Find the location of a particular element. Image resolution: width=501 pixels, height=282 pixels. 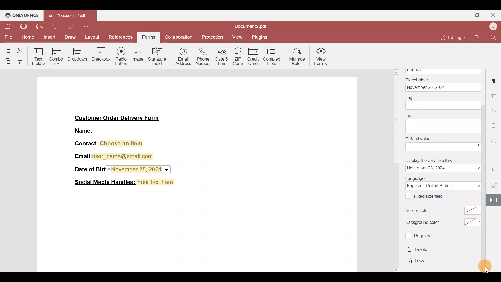

Close tab is located at coordinates (91, 16).